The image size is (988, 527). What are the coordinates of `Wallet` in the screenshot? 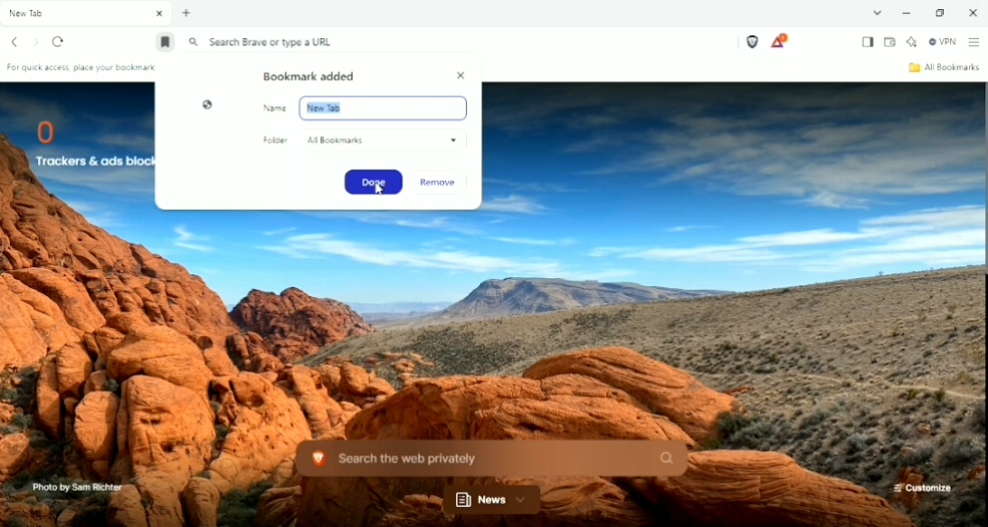 It's located at (890, 42).